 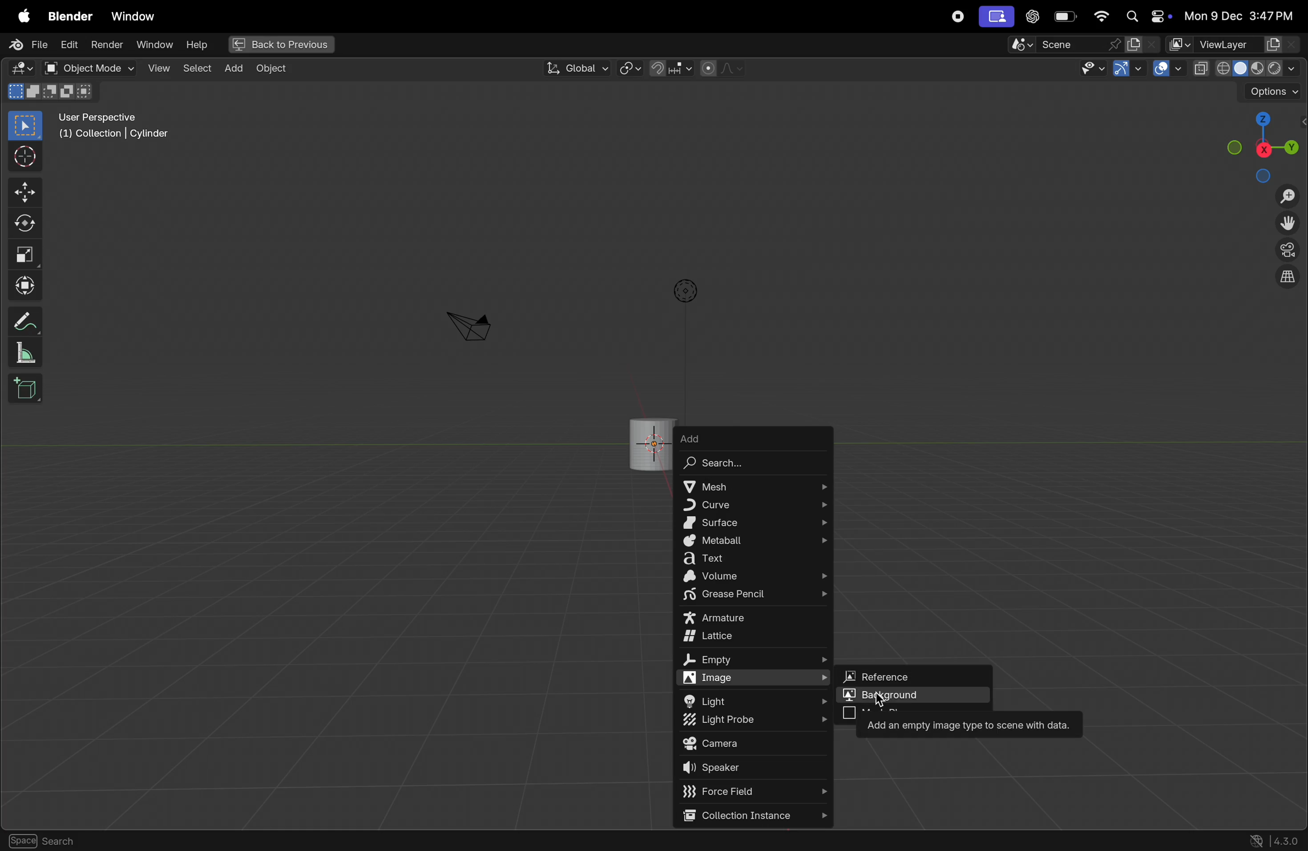 What do you see at coordinates (747, 791) in the screenshot?
I see `force fast` at bounding box center [747, 791].